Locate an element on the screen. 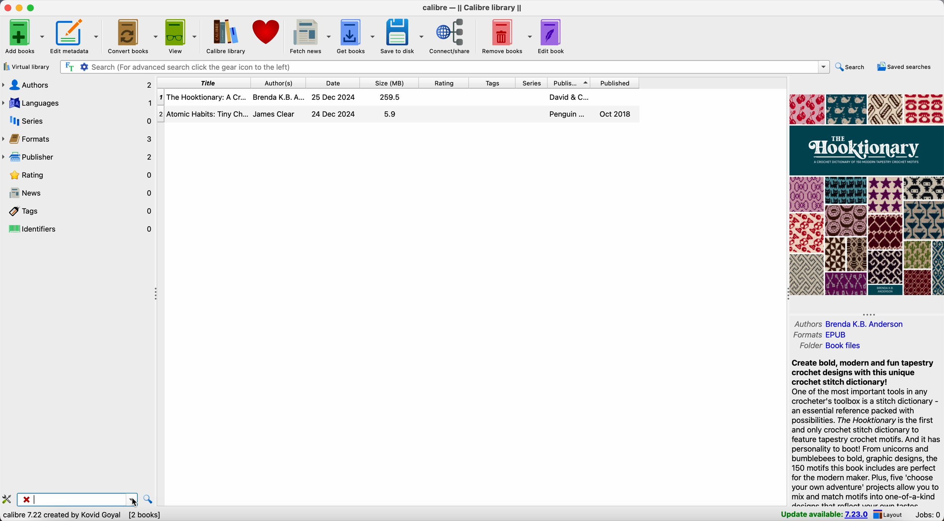 The height and width of the screenshot is (521, 944). published is located at coordinates (617, 83).